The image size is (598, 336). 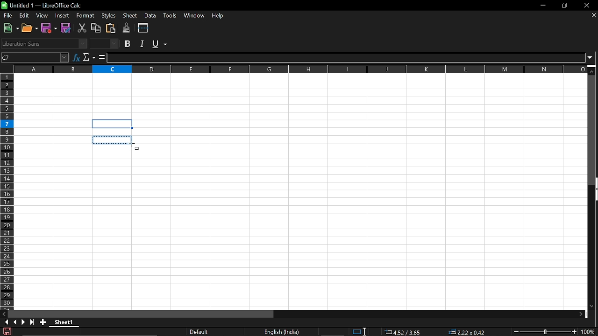 I want to click on Move down, so click(x=593, y=70).